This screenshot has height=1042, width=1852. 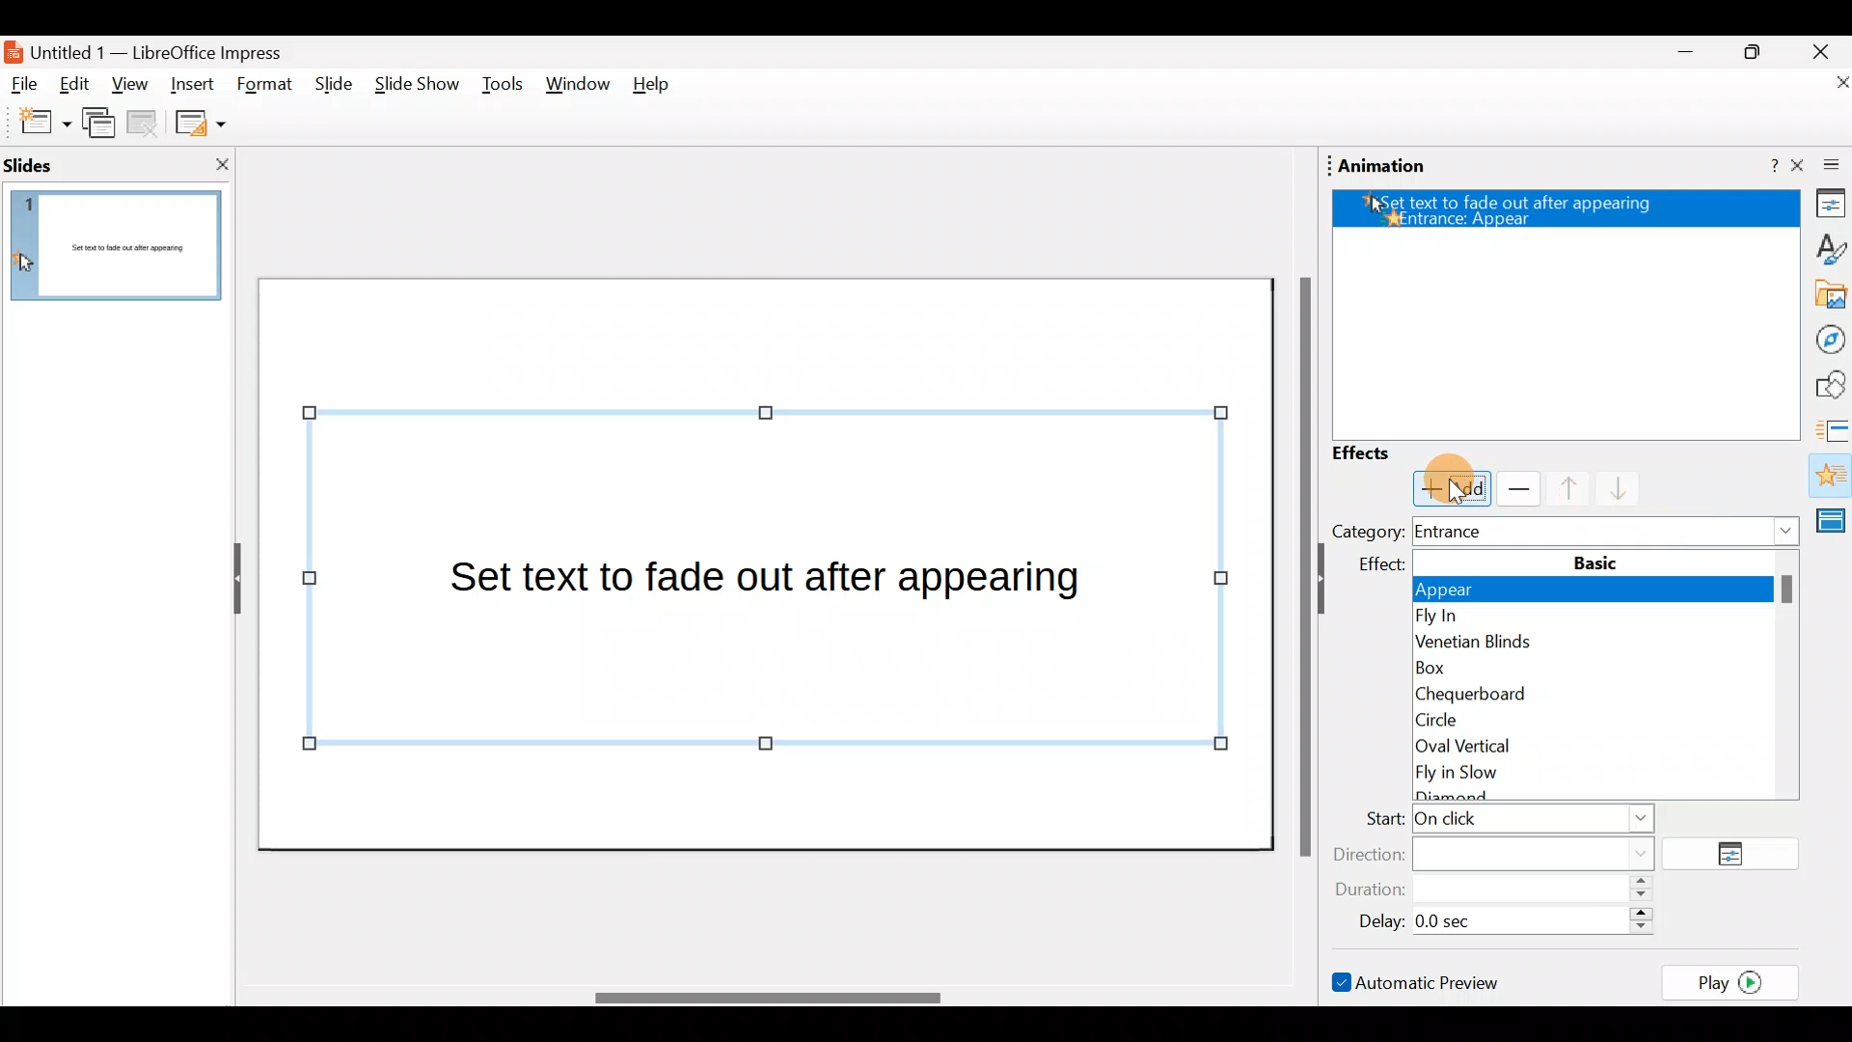 What do you see at coordinates (199, 122) in the screenshot?
I see `Slide layout` at bounding box center [199, 122].